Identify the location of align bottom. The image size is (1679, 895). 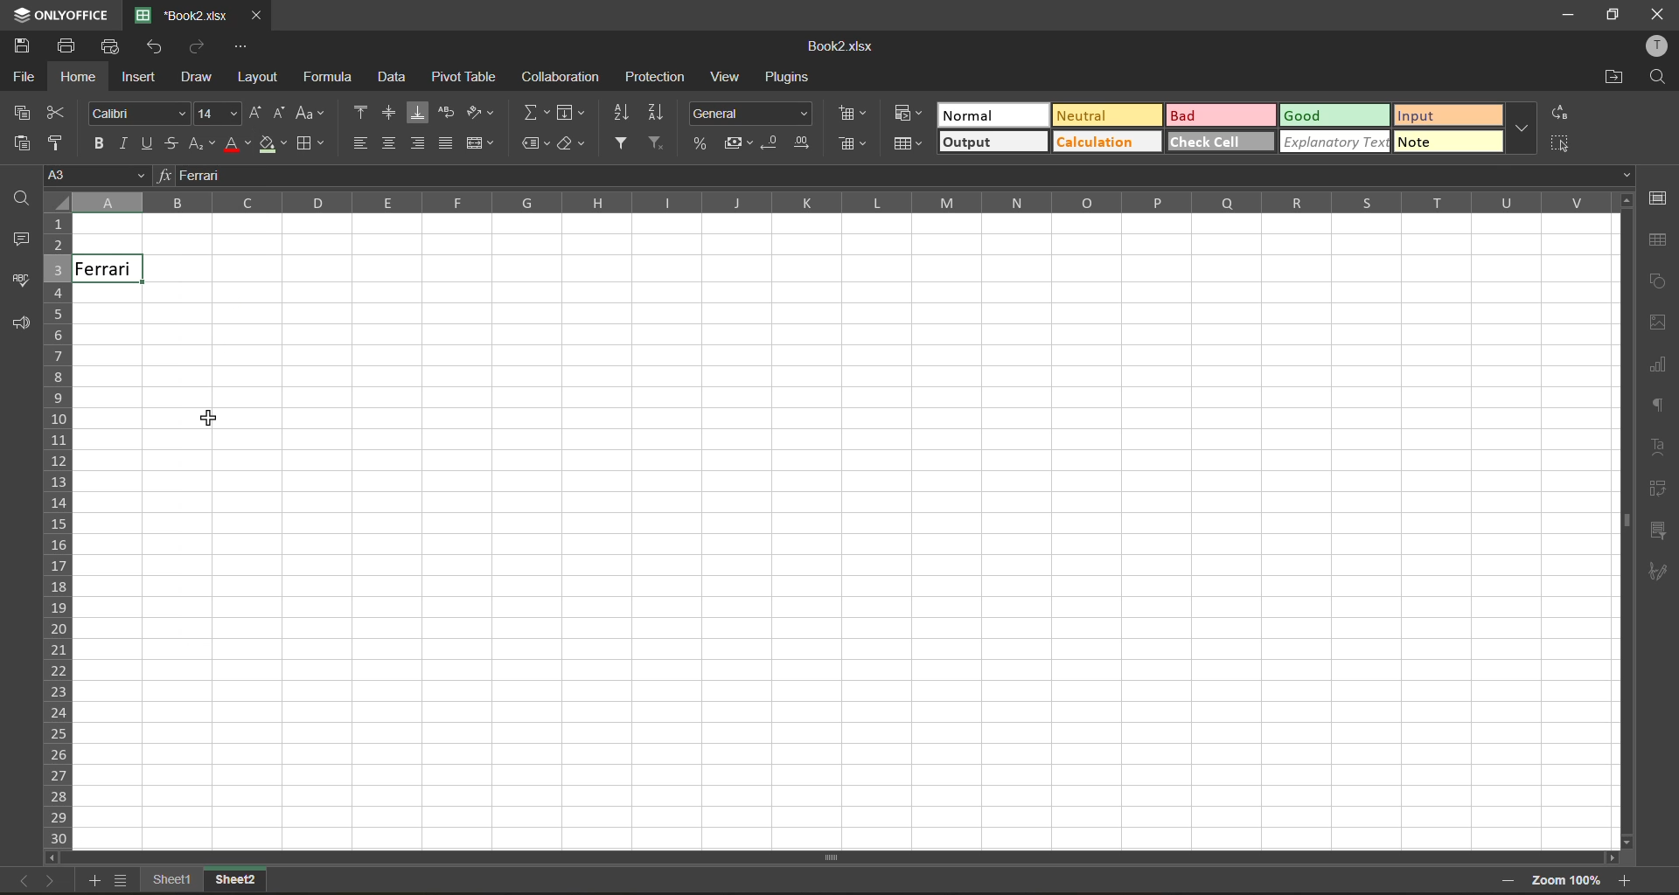
(417, 111).